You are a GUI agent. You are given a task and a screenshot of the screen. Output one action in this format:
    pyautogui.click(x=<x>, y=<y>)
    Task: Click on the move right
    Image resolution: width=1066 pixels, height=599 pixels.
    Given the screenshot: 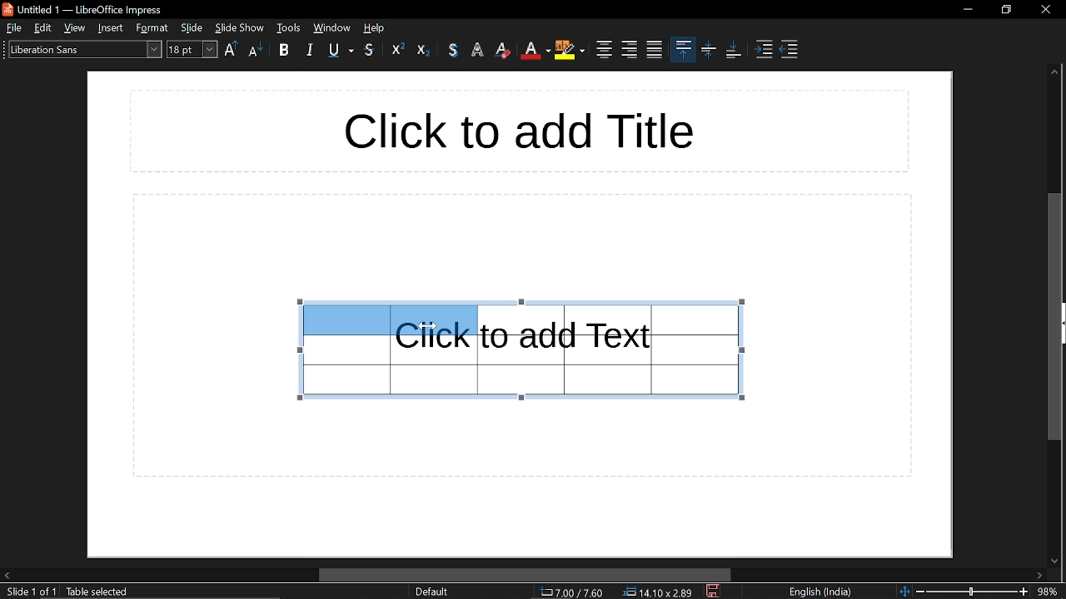 What is the action you would take?
    pyautogui.click(x=1041, y=576)
    